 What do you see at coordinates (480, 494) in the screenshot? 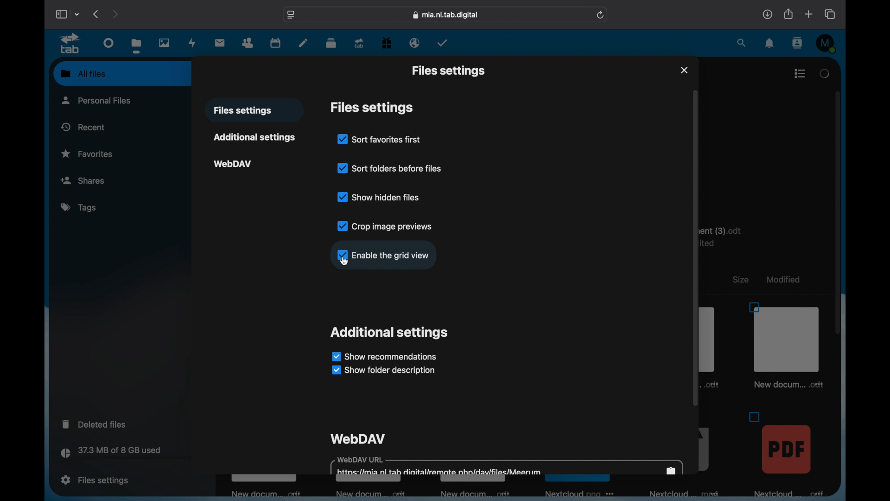
I see `new document` at bounding box center [480, 494].